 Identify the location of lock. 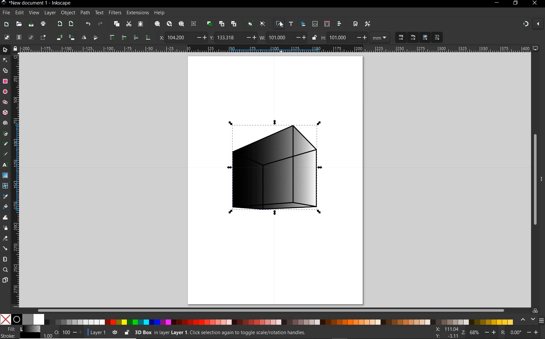
(15, 48).